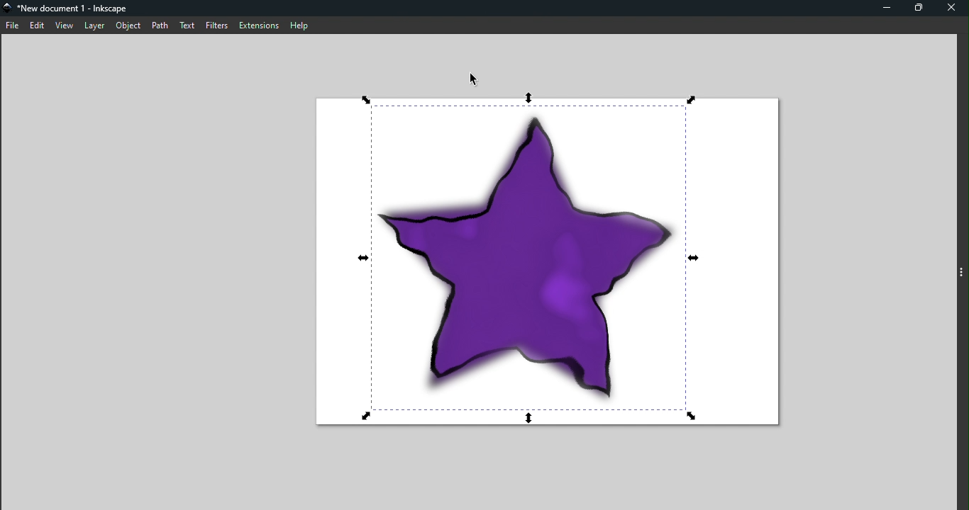 This screenshot has width=969, height=510. I want to click on Filters, so click(215, 25).